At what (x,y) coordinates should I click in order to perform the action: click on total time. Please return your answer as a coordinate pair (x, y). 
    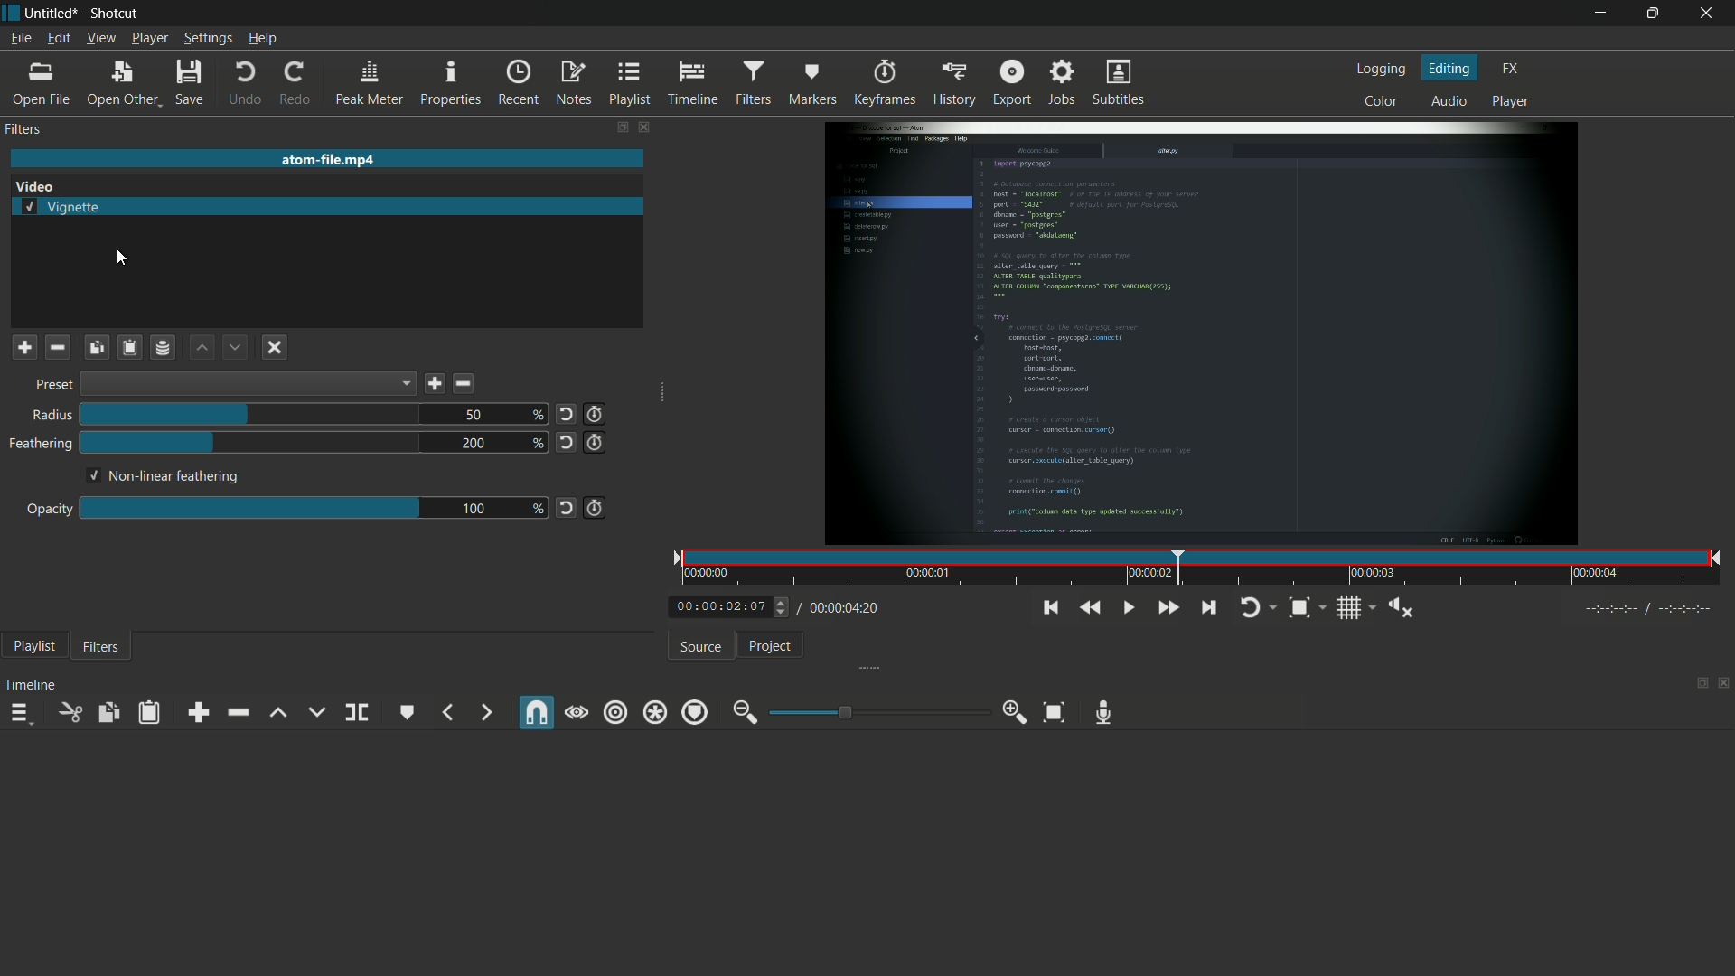
    Looking at the image, I should click on (838, 608).